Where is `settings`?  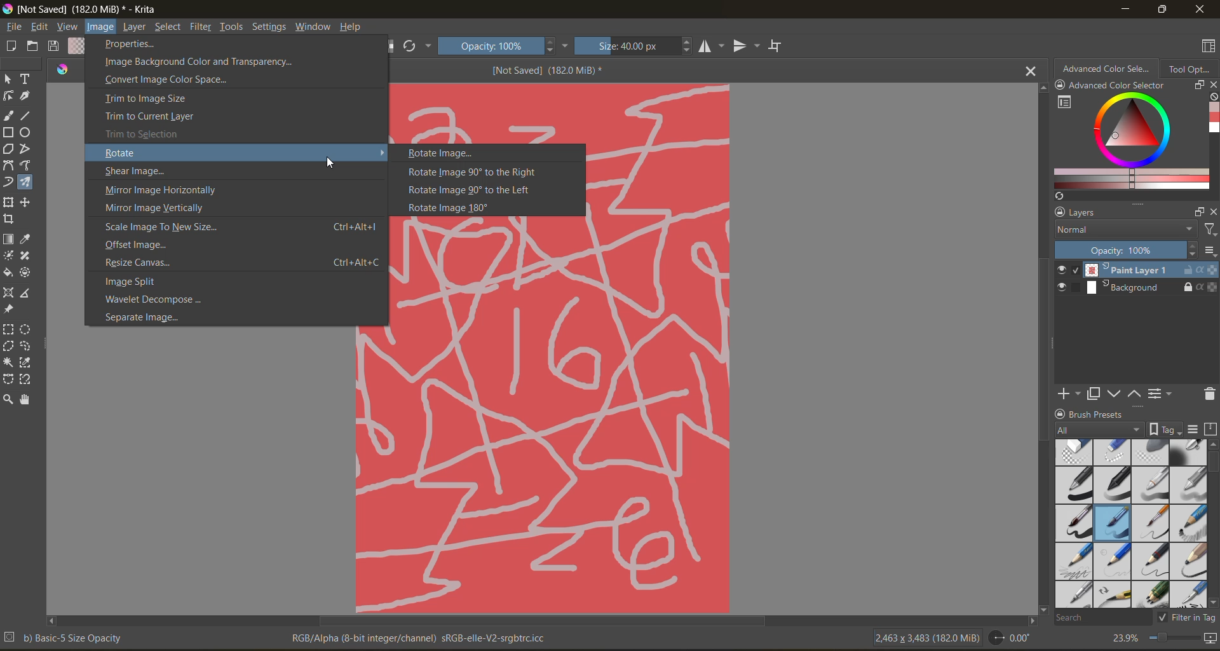 settings is located at coordinates (269, 27).